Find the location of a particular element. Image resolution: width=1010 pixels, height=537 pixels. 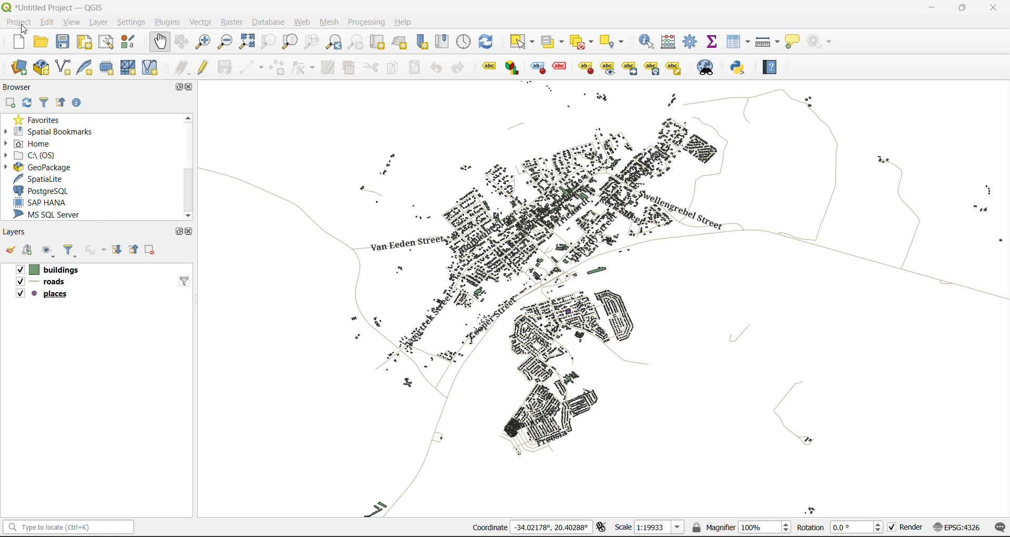

temporary scratch layer is located at coordinates (107, 68).